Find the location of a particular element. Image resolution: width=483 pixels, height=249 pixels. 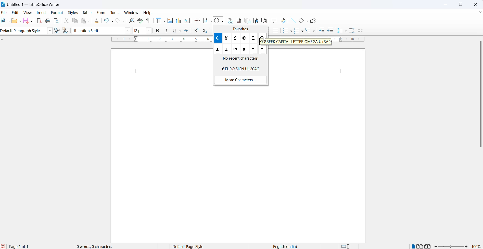

zoom increase is located at coordinates (467, 246).